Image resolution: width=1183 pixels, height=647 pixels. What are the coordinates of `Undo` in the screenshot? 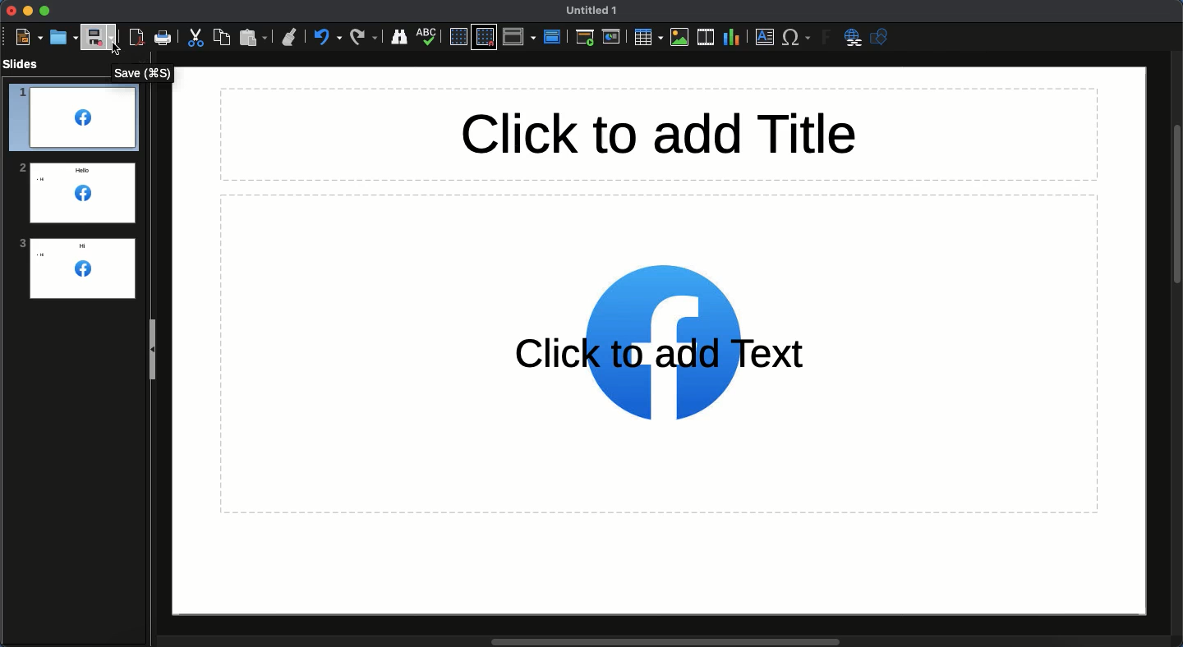 It's located at (328, 37).